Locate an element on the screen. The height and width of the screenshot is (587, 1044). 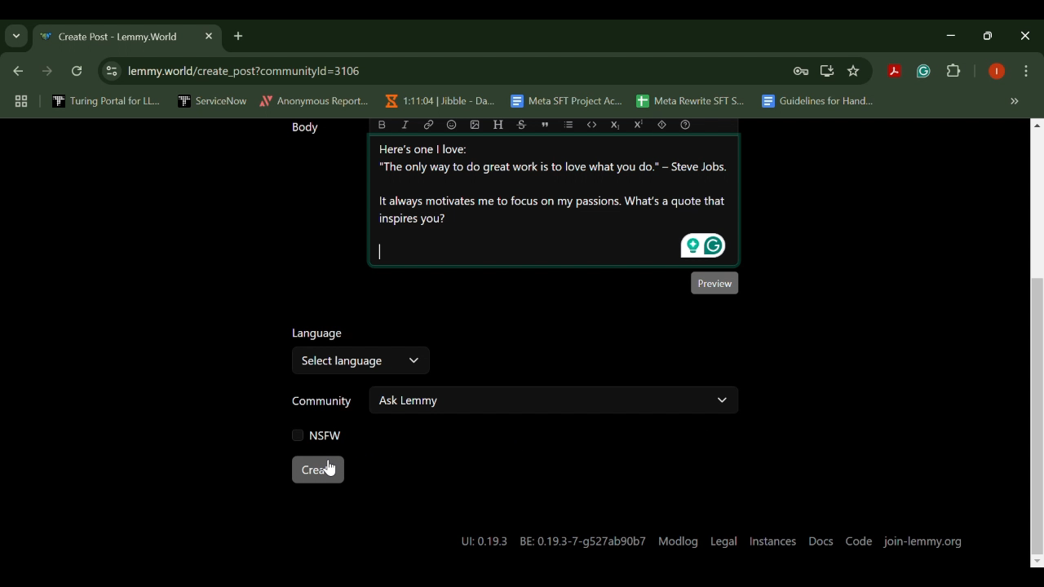
Tab Groups is located at coordinates (19, 102).